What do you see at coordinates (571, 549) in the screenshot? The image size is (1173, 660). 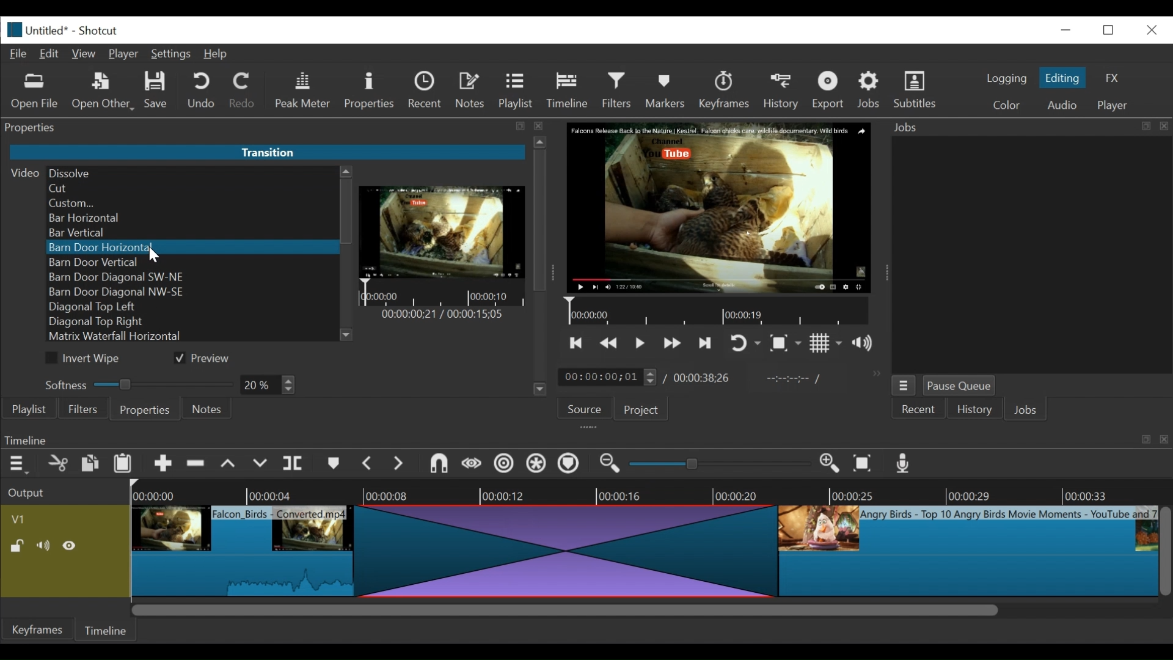 I see `transition` at bounding box center [571, 549].